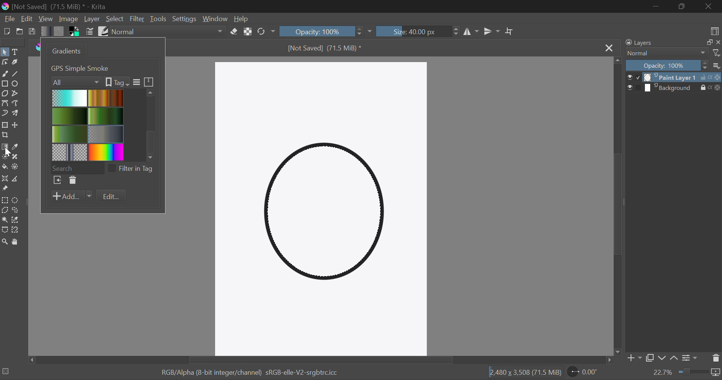 This screenshot has width=722, height=380. What do you see at coordinates (656, 7) in the screenshot?
I see `Restore Down` at bounding box center [656, 7].